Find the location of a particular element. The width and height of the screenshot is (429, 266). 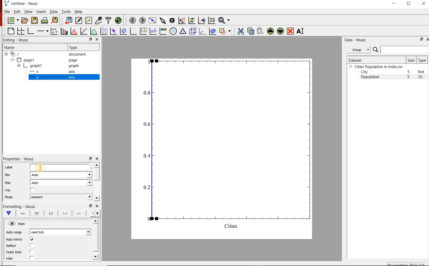

search dataset is located at coordinates (401, 50).